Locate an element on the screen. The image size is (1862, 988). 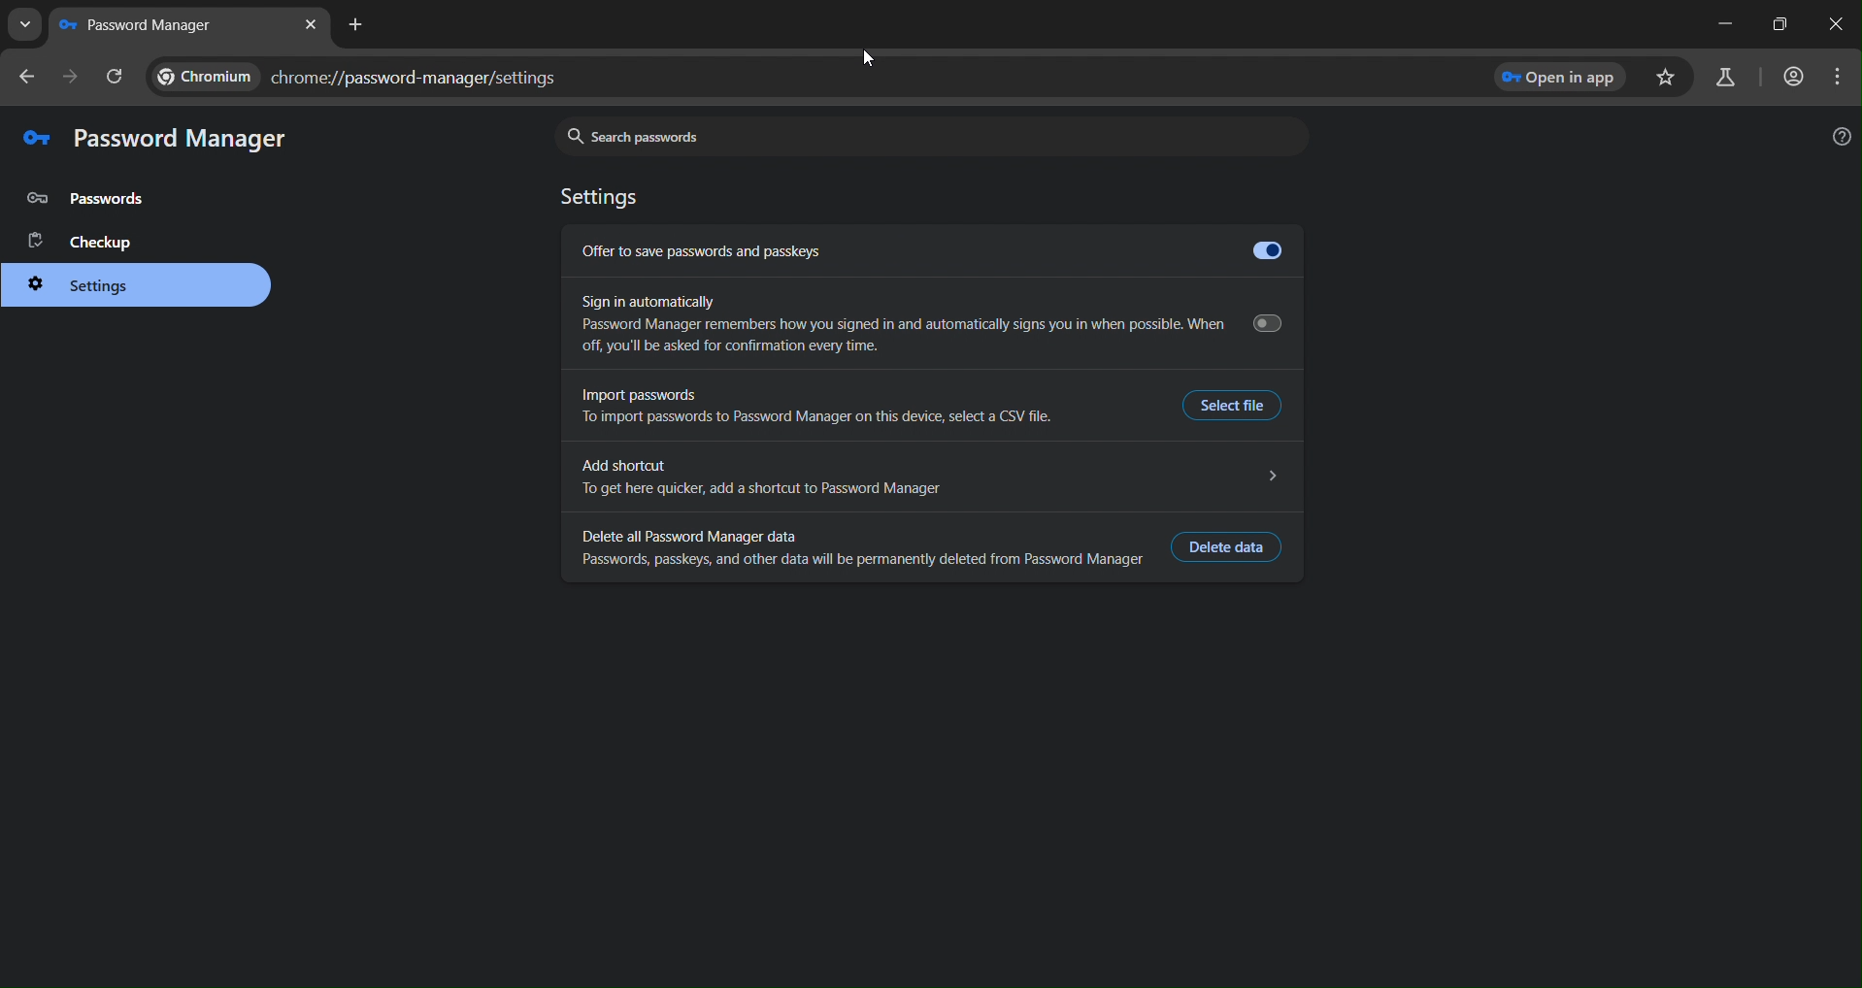
settings is located at coordinates (96, 287).